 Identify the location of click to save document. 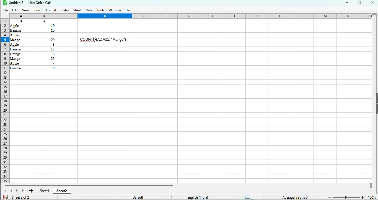
(6, 197).